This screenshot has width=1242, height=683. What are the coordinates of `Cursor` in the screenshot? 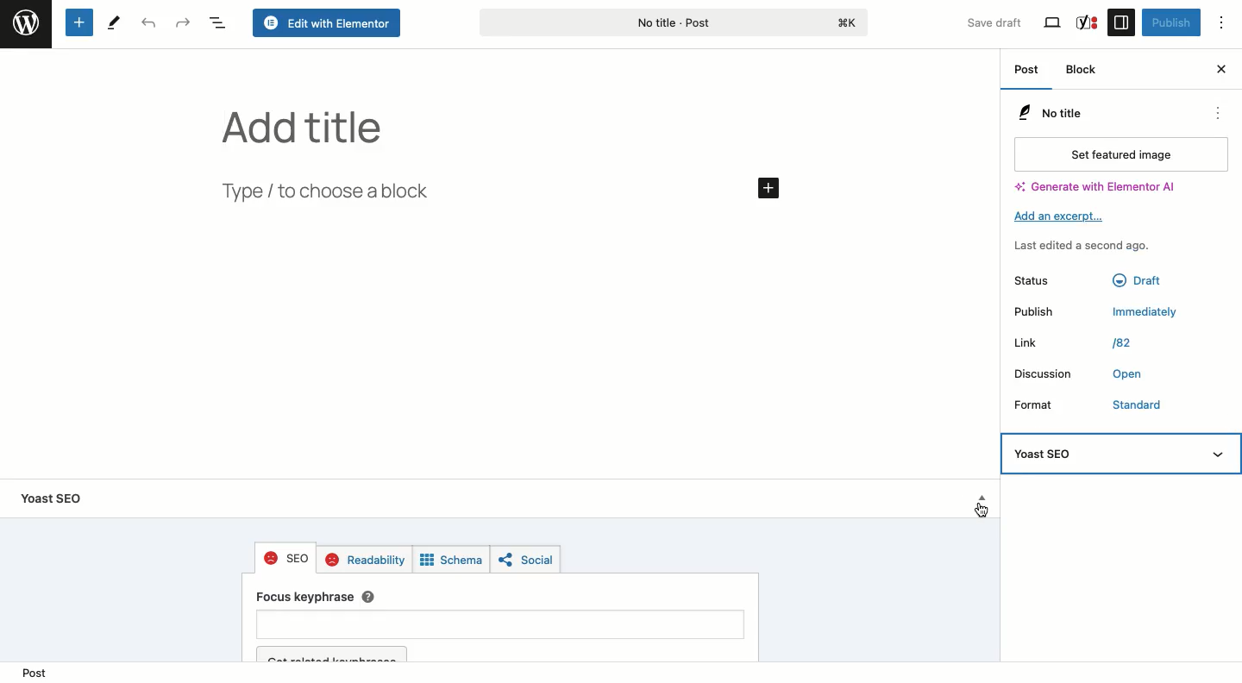 It's located at (981, 511).